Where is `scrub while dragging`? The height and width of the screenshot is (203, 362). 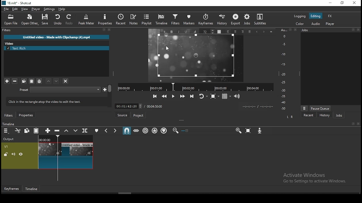
scrub while dragging is located at coordinates (136, 130).